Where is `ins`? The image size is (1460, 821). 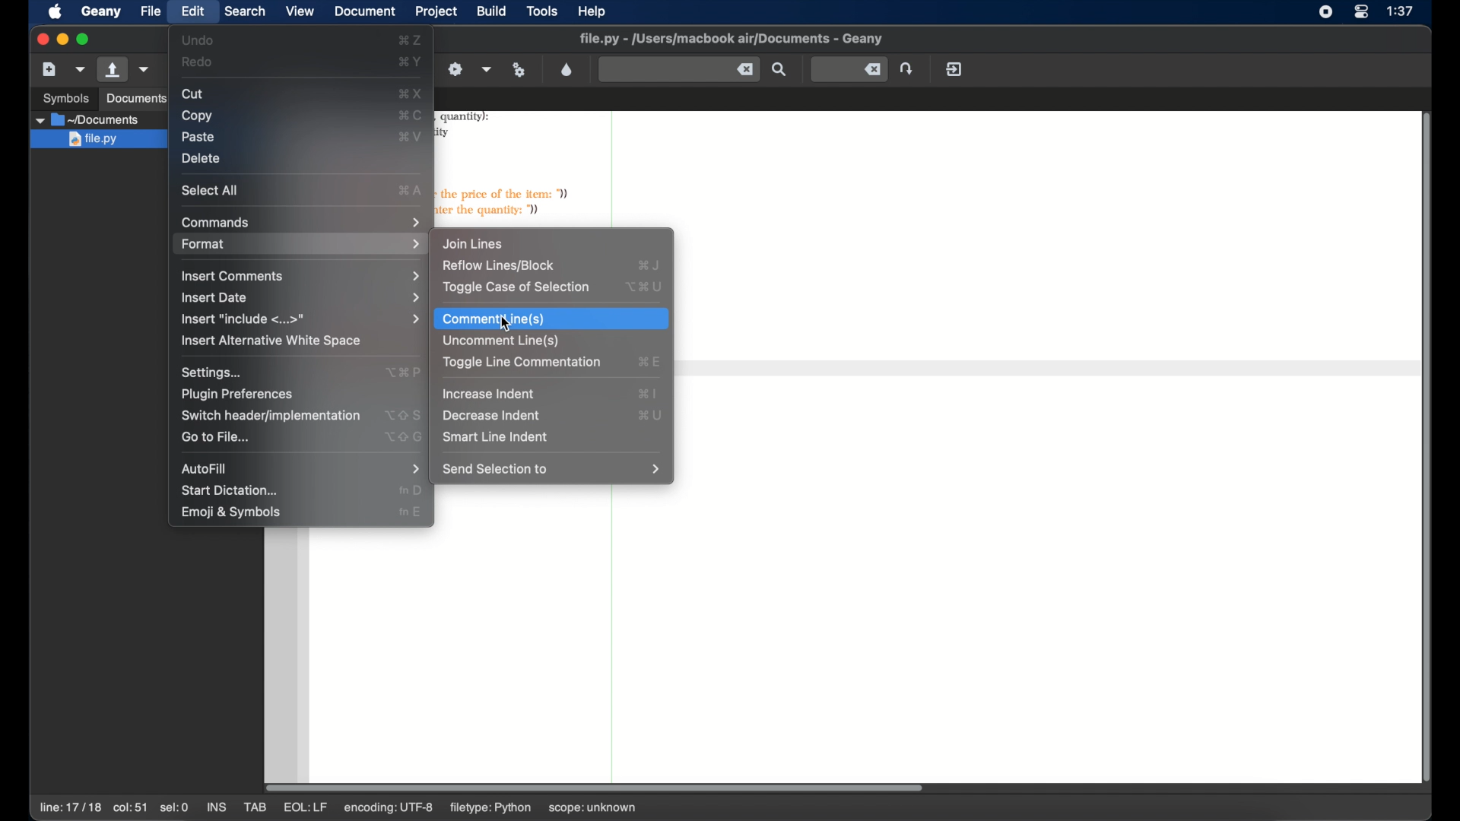
ins is located at coordinates (216, 807).